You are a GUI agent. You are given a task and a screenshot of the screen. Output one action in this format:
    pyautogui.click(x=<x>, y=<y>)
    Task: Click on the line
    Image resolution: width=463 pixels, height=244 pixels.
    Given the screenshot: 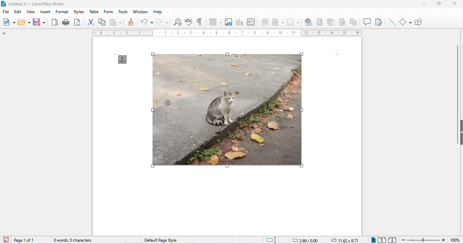 What is the action you would take?
    pyautogui.click(x=391, y=22)
    